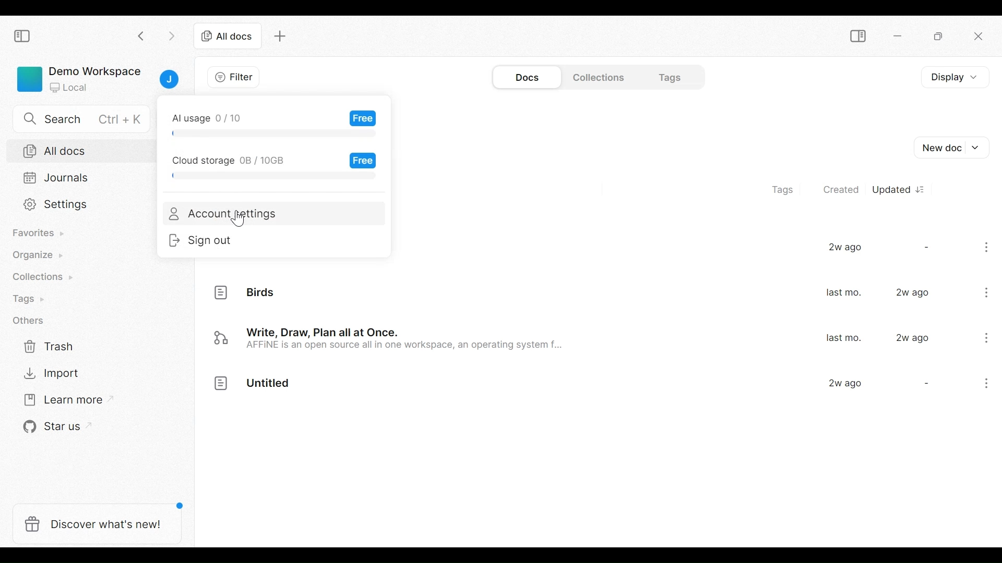  What do you see at coordinates (47, 375) in the screenshot?
I see `Import` at bounding box center [47, 375].